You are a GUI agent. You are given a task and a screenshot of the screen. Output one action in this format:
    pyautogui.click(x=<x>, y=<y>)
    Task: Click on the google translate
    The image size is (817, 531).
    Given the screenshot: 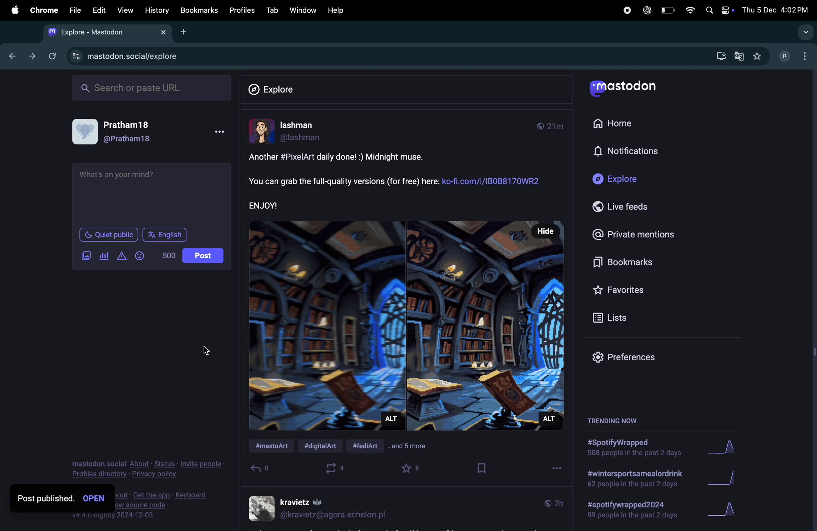 What is the action you would take?
    pyautogui.click(x=738, y=56)
    